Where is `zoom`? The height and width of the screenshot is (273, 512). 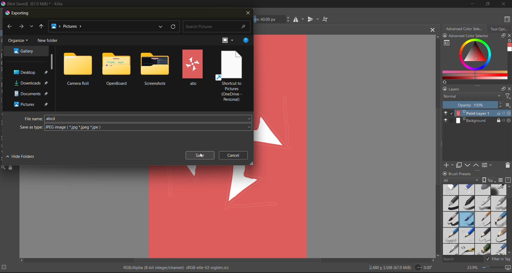
zoom is located at coordinates (494, 268).